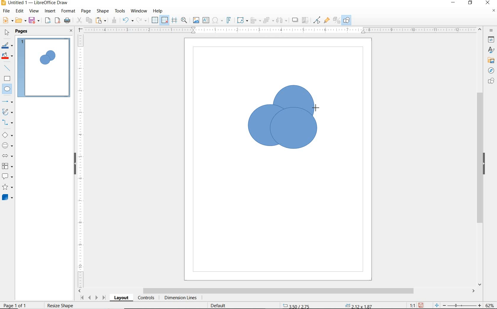 This screenshot has width=497, height=309. I want to click on SCROLLBAR, so click(480, 157).